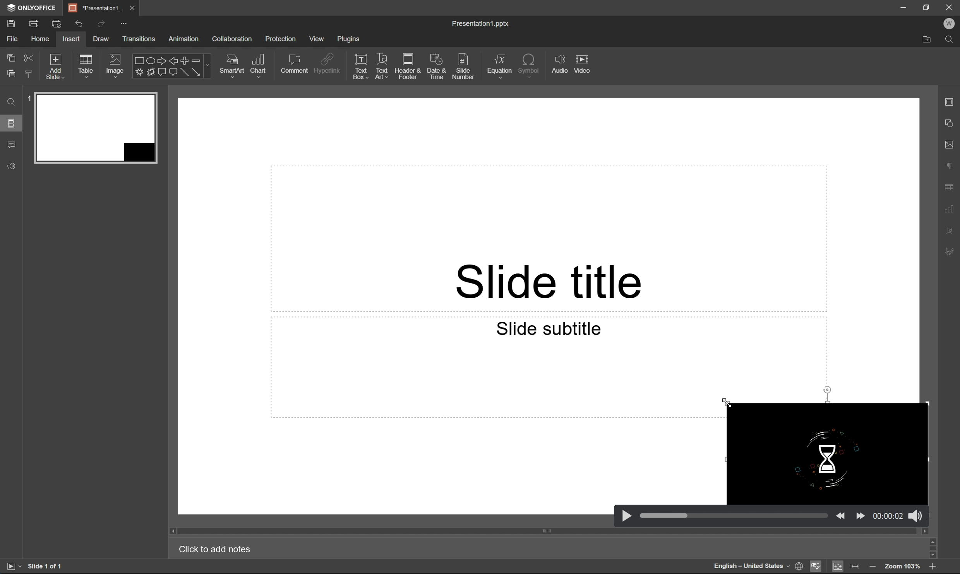 The height and width of the screenshot is (574, 960). I want to click on move forward, so click(861, 515).